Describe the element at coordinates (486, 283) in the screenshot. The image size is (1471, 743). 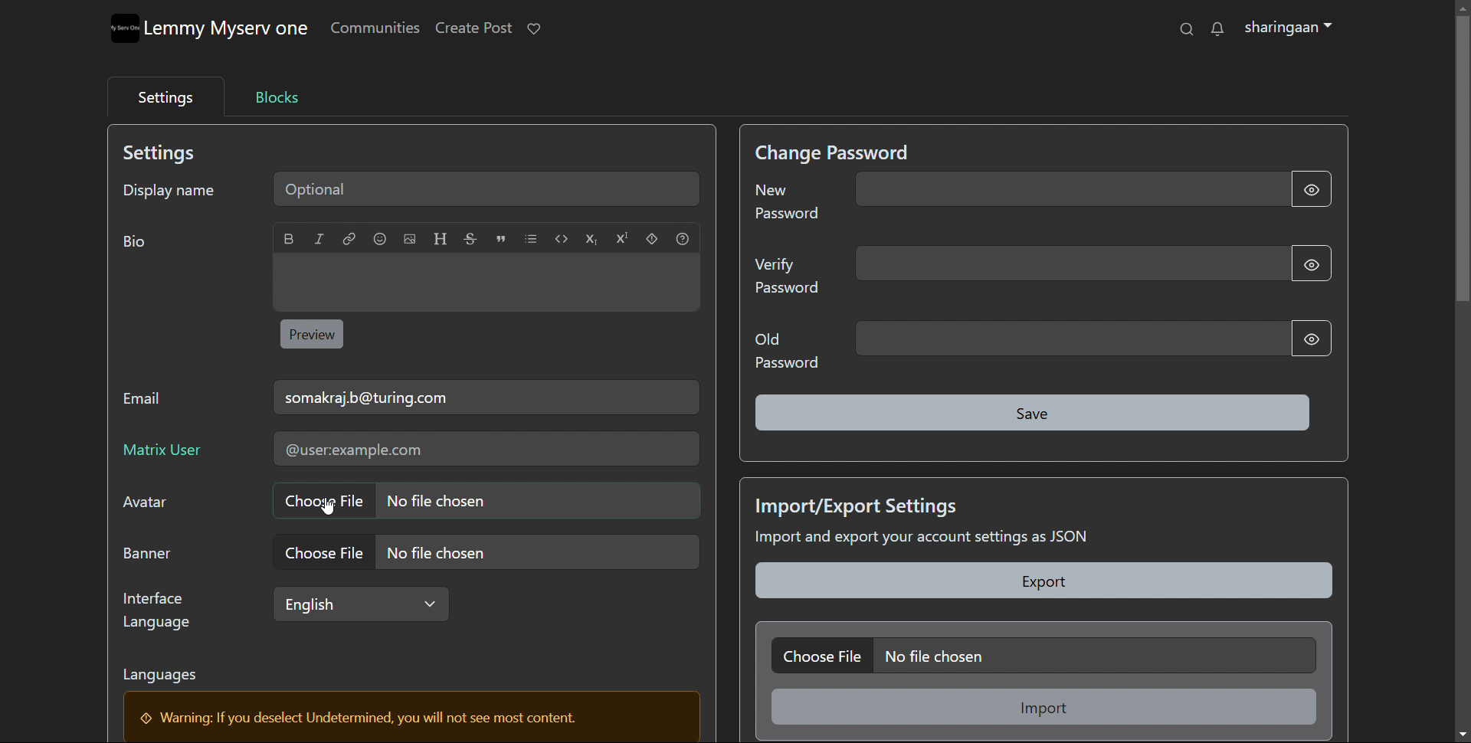
I see `add bio` at that location.